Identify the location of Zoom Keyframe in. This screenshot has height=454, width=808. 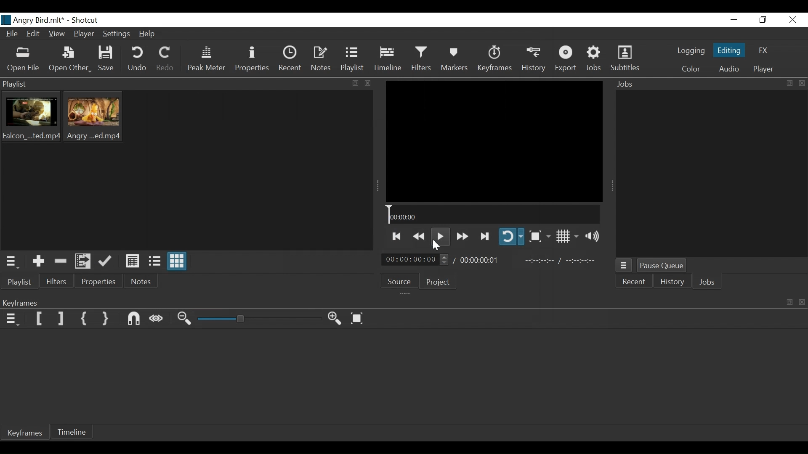
(337, 319).